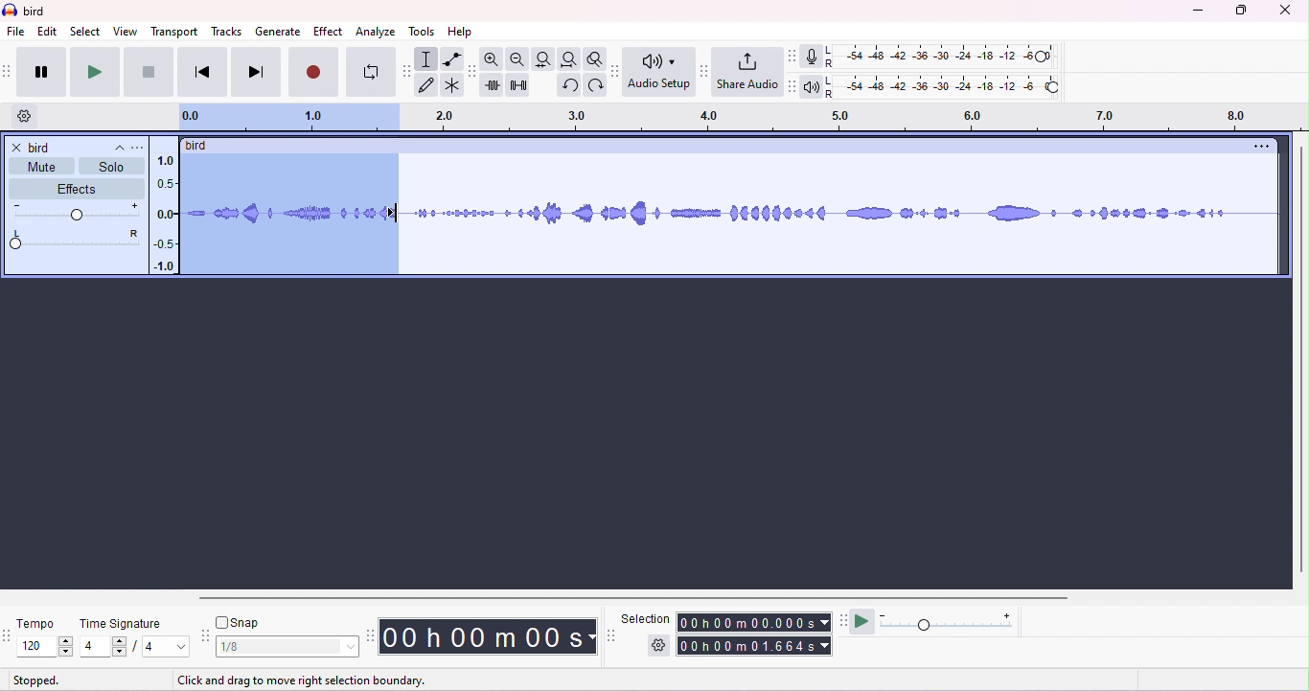 This screenshot has width=1309, height=692. What do you see at coordinates (396, 212) in the screenshot?
I see `cursor structure changed` at bounding box center [396, 212].